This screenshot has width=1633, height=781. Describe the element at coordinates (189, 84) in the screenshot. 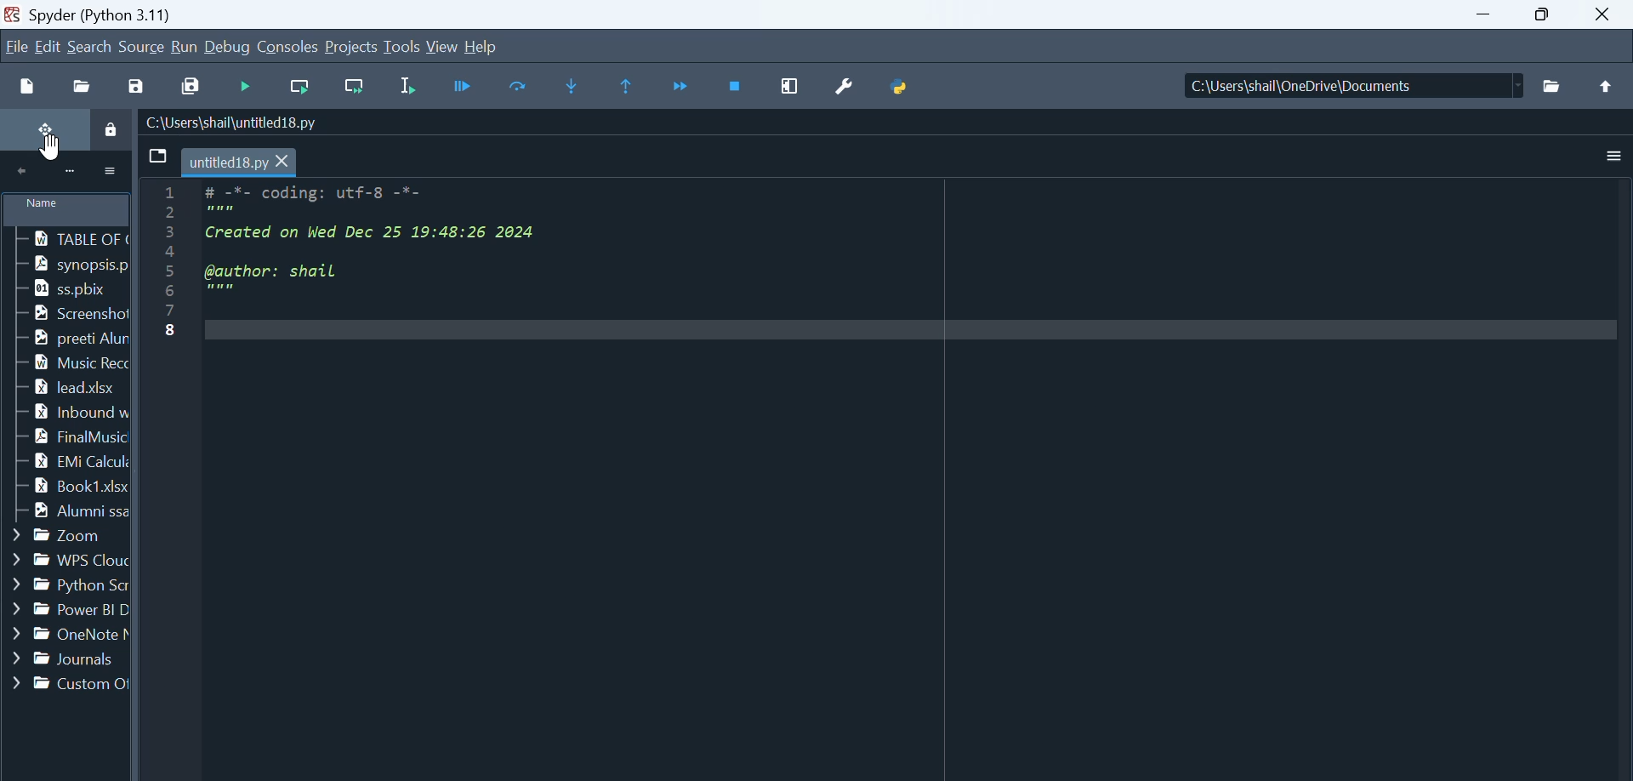

I see `Save all` at that location.